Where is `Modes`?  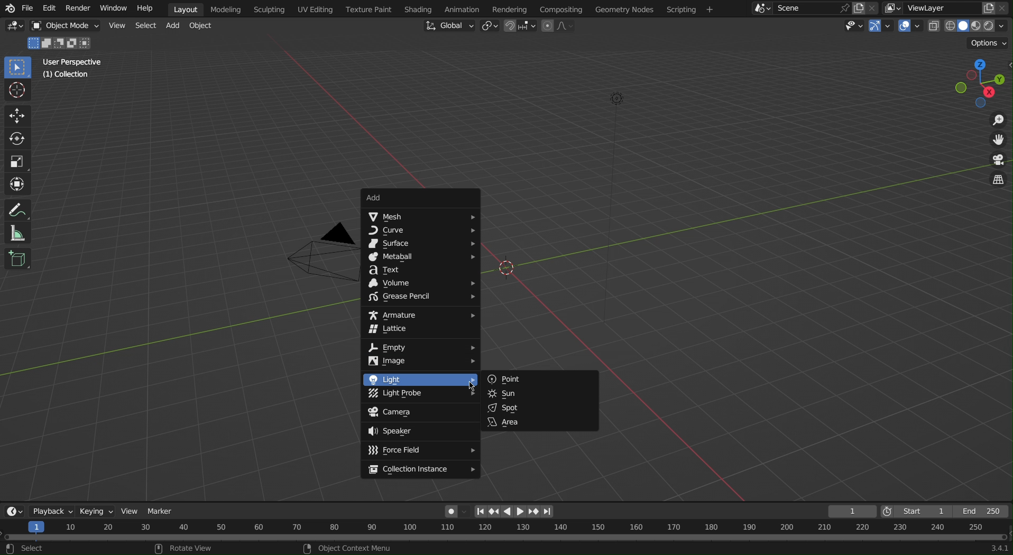
Modes is located at coordinates (62, 42).